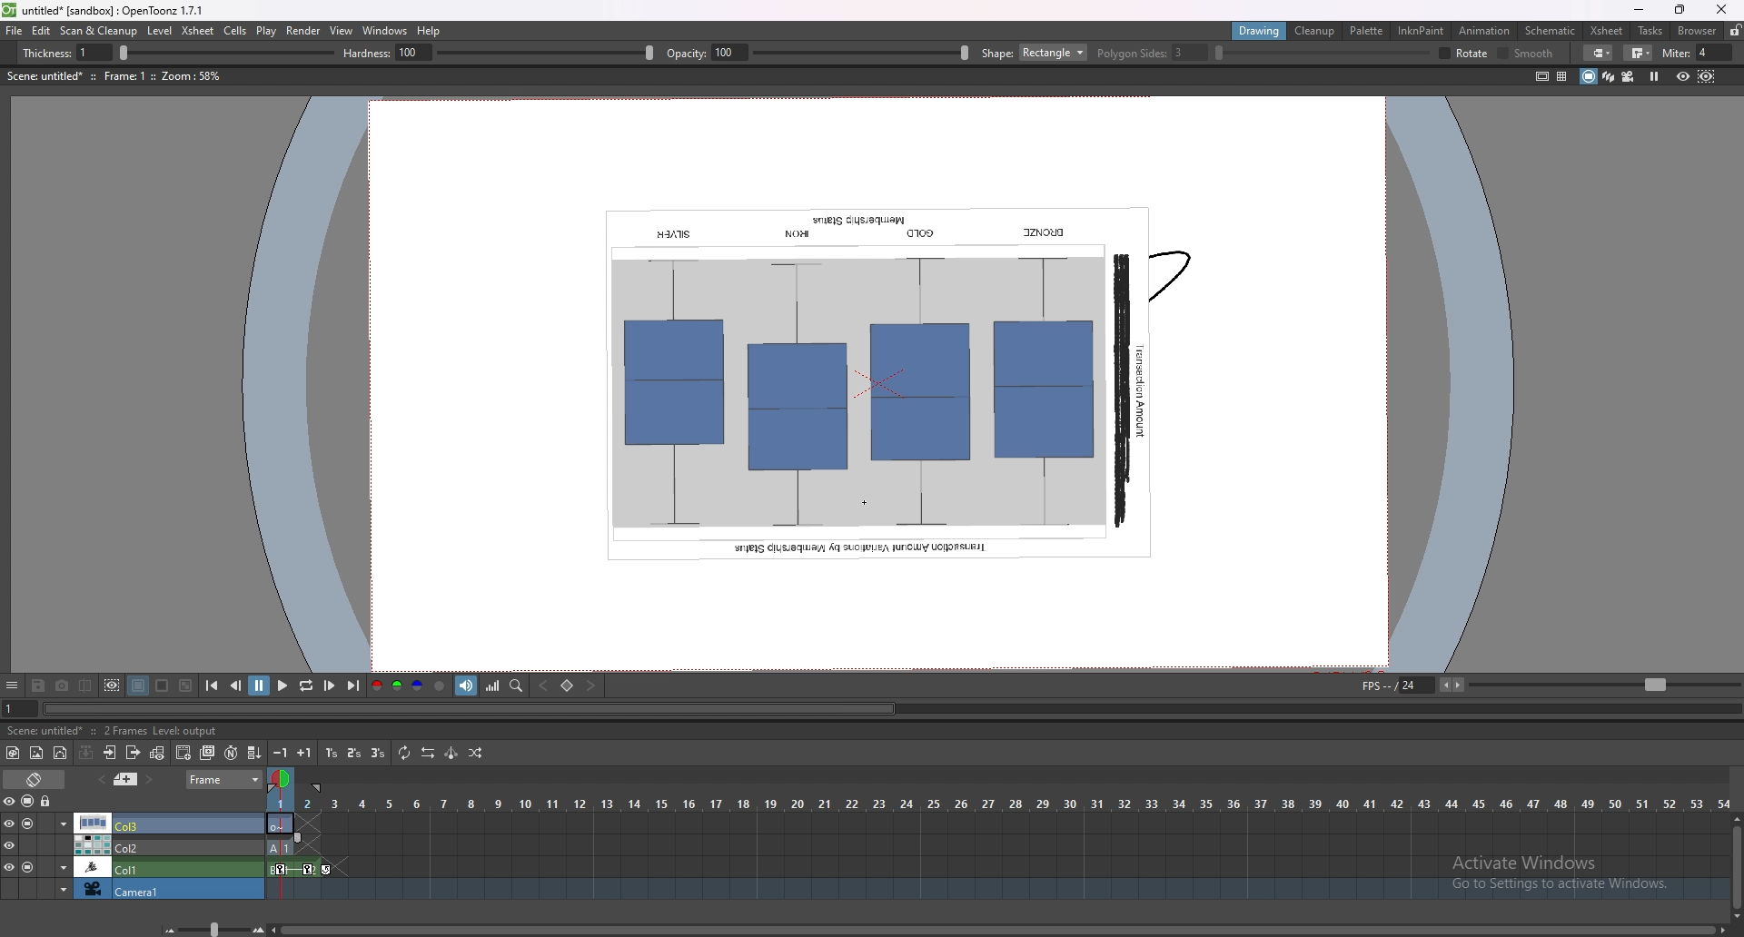 The height and width of the screenshot is (937, 1744). Describe the element at coordinates (375, 687) in the screenshot. I see `red channel` at that location.